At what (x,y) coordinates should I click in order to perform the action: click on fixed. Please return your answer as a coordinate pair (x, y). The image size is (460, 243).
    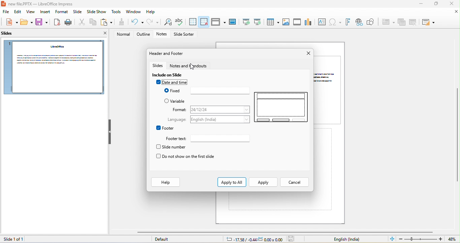
    Looking at the image, I should click on (206, 91).